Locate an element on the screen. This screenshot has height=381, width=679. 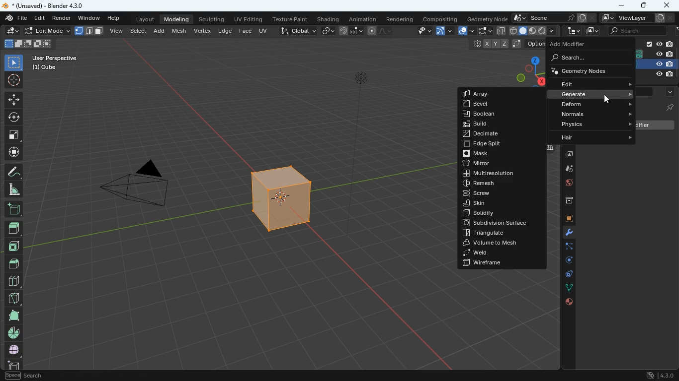
tecch is located at coordinates (573, 31).